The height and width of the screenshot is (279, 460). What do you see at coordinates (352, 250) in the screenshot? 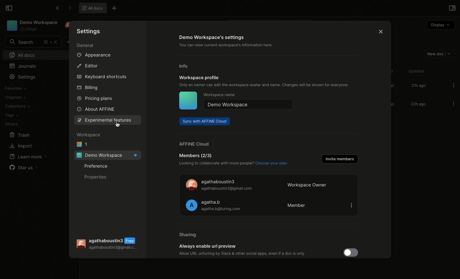
I see `Disabled` at bounding box center [352, 250].